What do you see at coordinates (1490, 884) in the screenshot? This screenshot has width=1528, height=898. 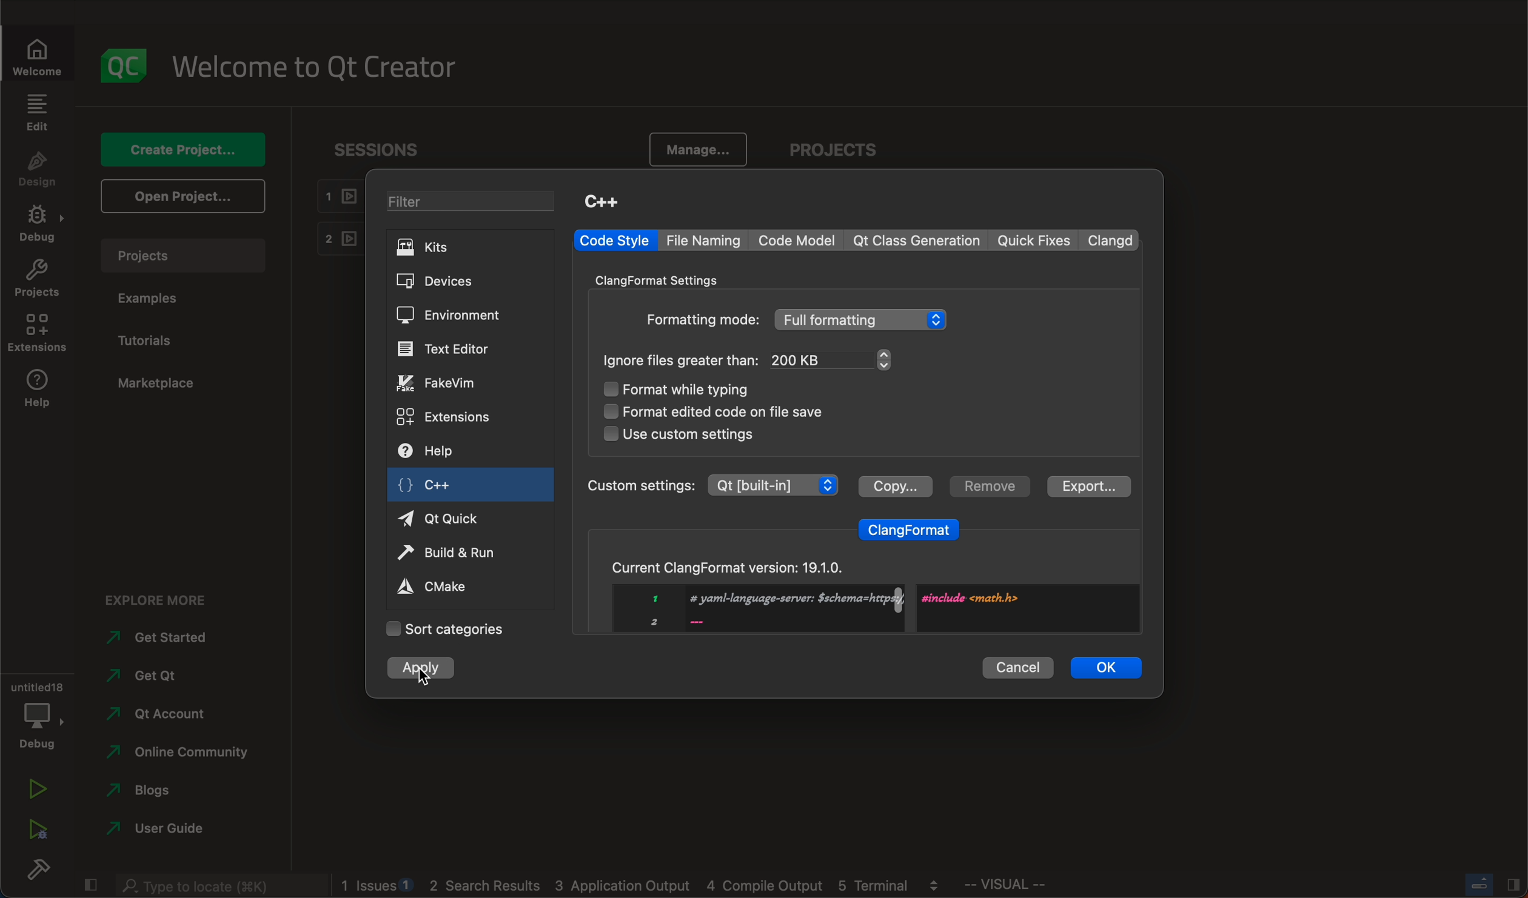 I see `close slide bar` at bounding box center [1490, 884].